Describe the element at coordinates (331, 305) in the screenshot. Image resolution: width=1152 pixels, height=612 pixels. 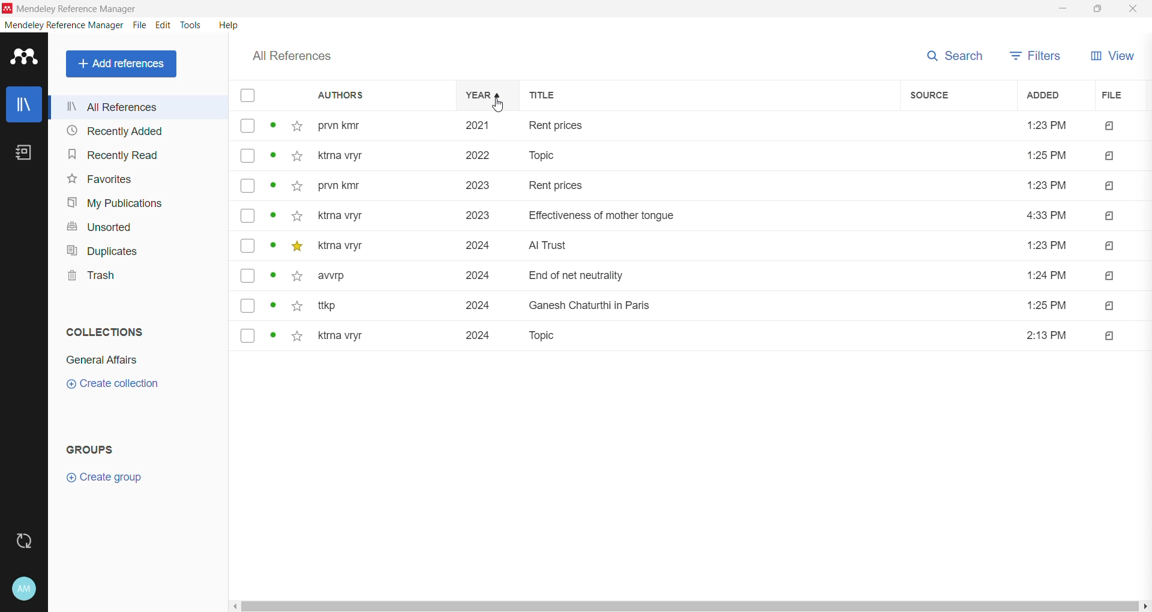
I see `ttkp` at that location.